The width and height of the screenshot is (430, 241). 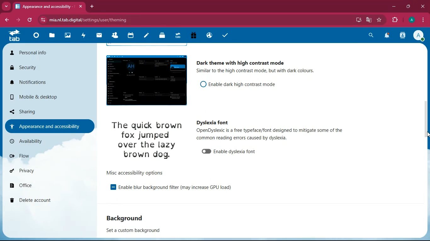 What do you see at coordinates (258, 72) in the screenshot?
I see `description` at bounding box center [258, 72].